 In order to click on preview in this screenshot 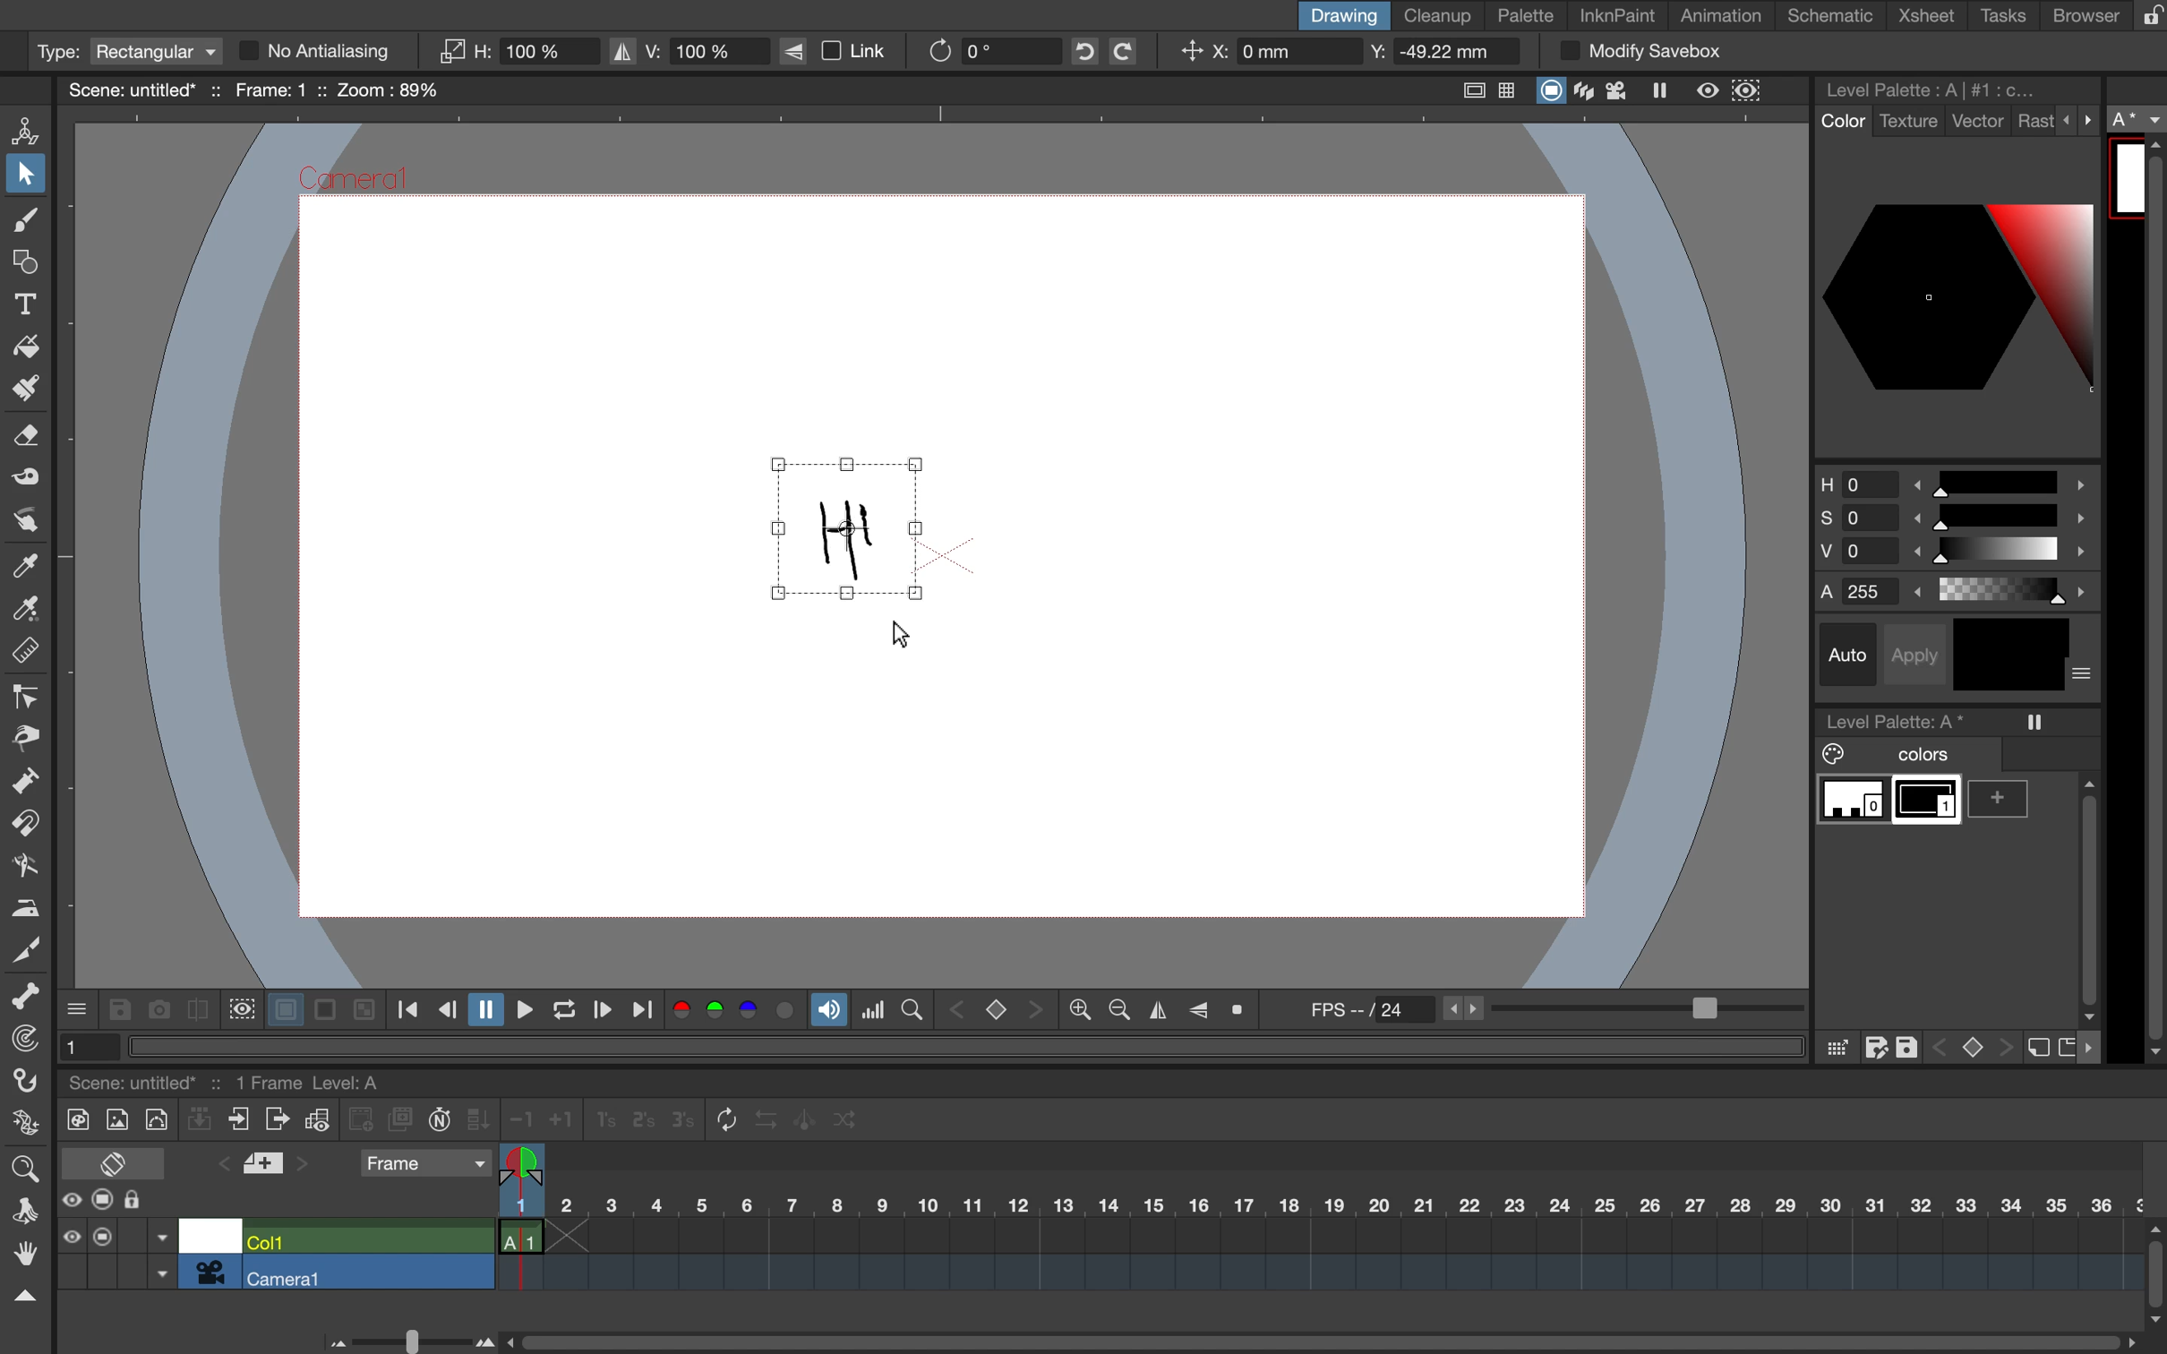, I will do `click(1709, 90)`.